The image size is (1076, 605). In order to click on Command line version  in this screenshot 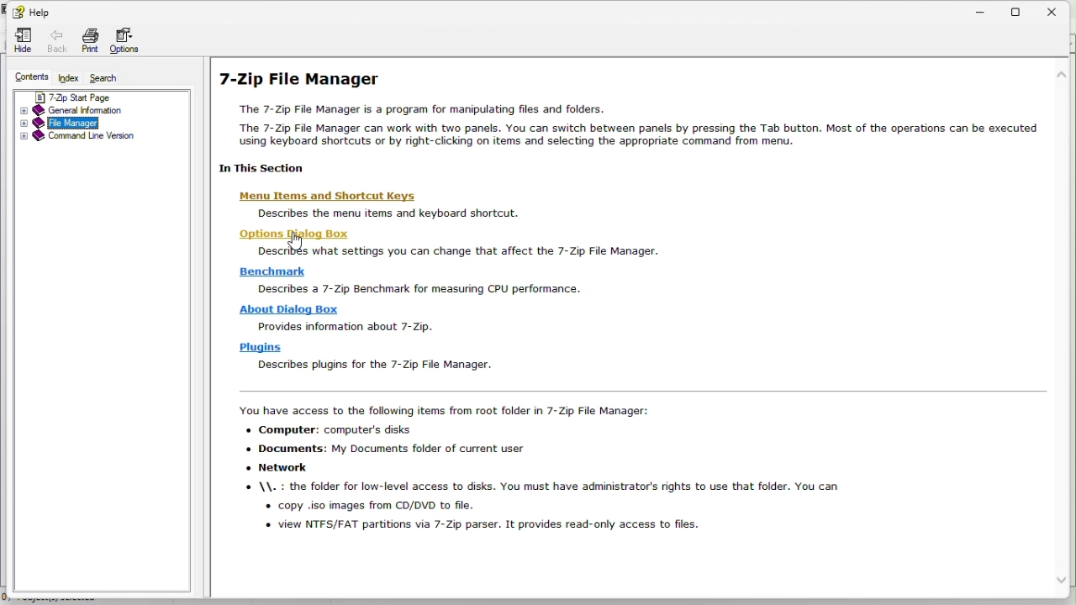, I will do `click(76, 139)`.